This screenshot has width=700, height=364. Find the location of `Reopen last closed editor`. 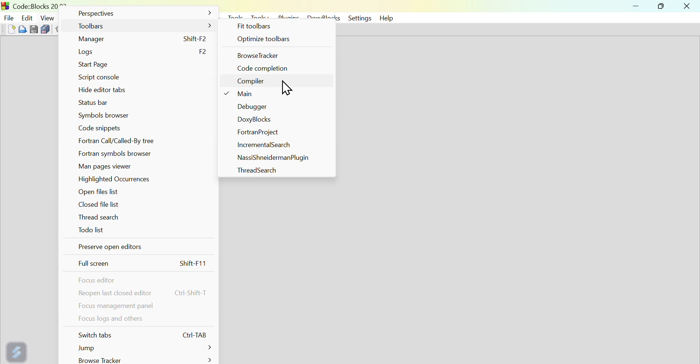

Reopen last closed editor is located at coordinates (145, 293).